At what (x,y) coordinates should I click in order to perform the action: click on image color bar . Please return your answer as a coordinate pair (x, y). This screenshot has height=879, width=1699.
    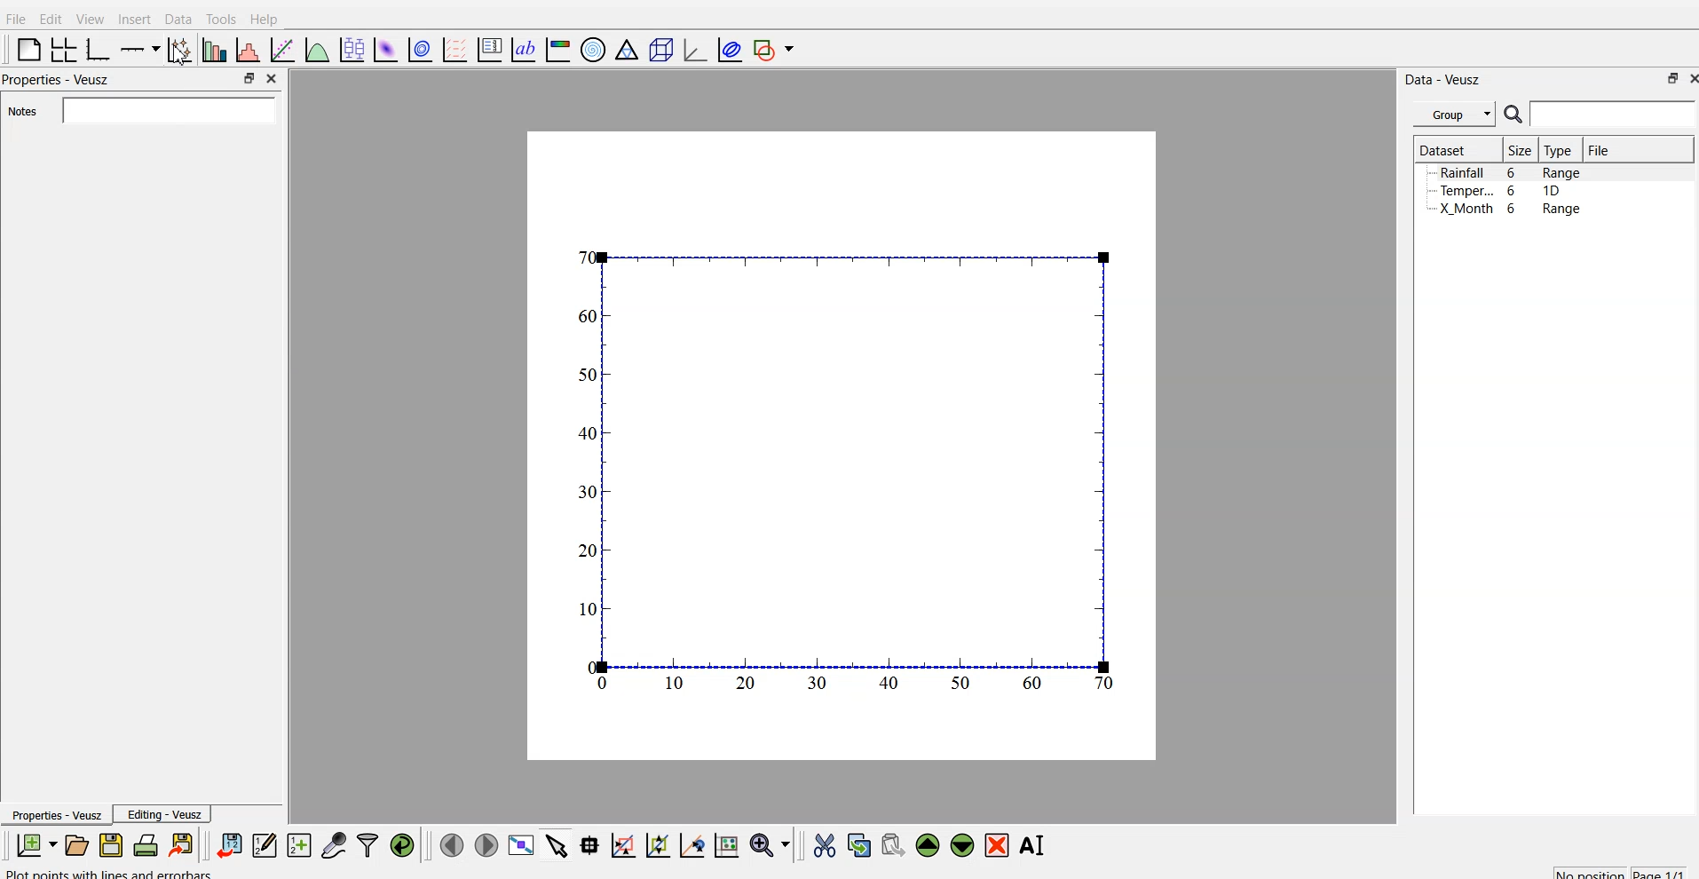
    Looking at the image, I should click on (557, 49).